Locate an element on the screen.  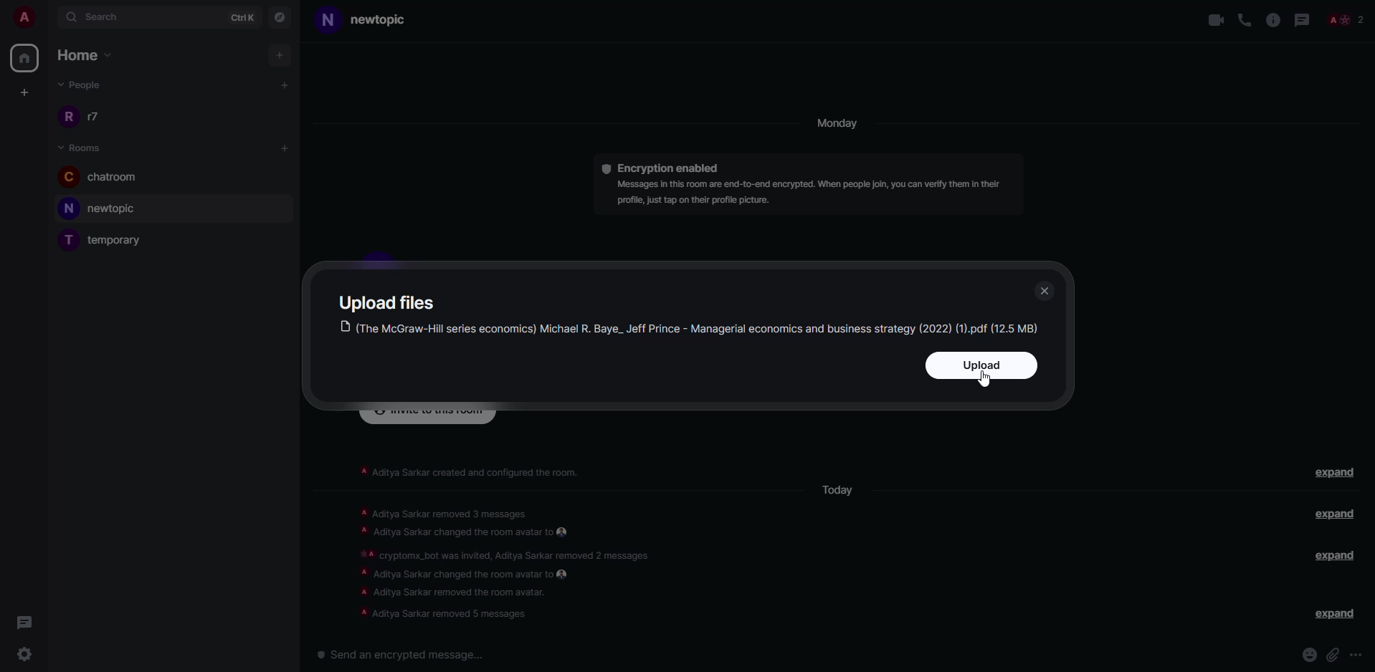
 is located at coordinates (1351, 19).